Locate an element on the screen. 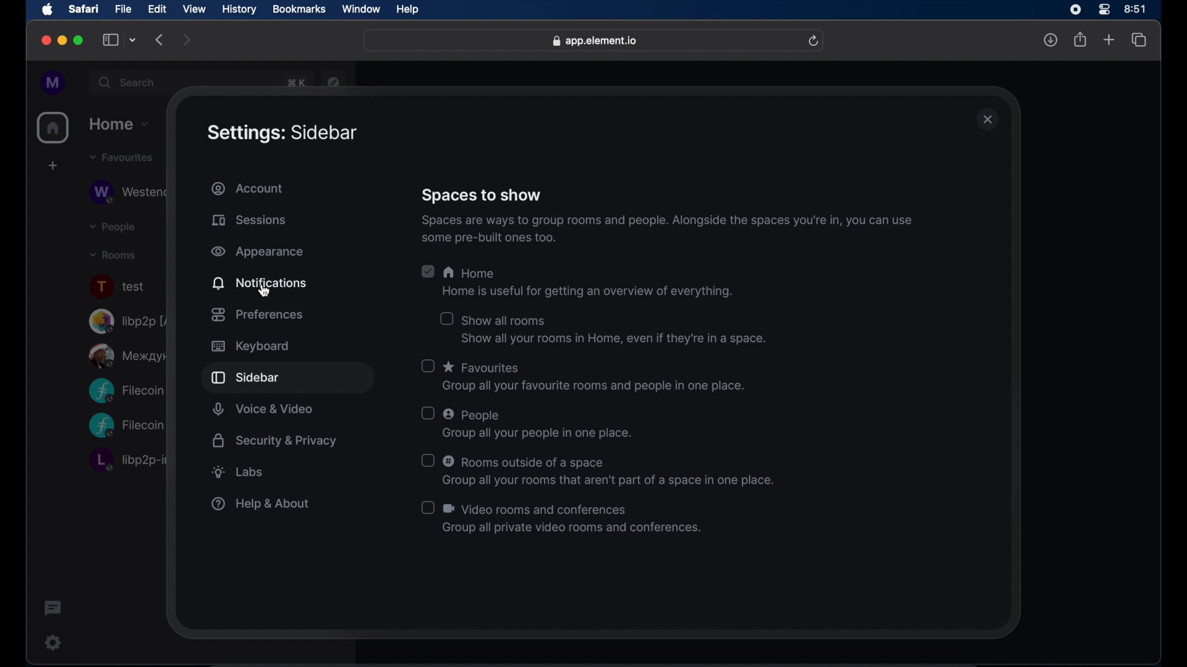 This screenshot has width=1187, height=667. favorites drop down is located at coordinates (120, 158).